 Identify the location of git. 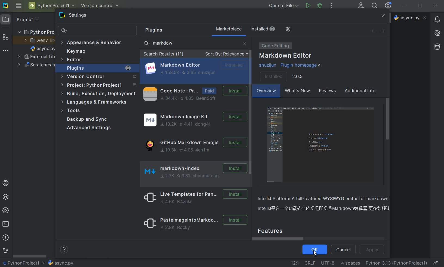
(5, 251).